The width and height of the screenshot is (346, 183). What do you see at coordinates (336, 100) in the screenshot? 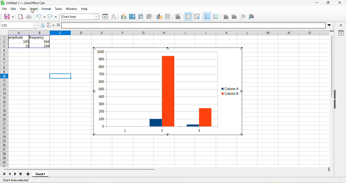
I see `hide ` at bounding box center [336, 100].